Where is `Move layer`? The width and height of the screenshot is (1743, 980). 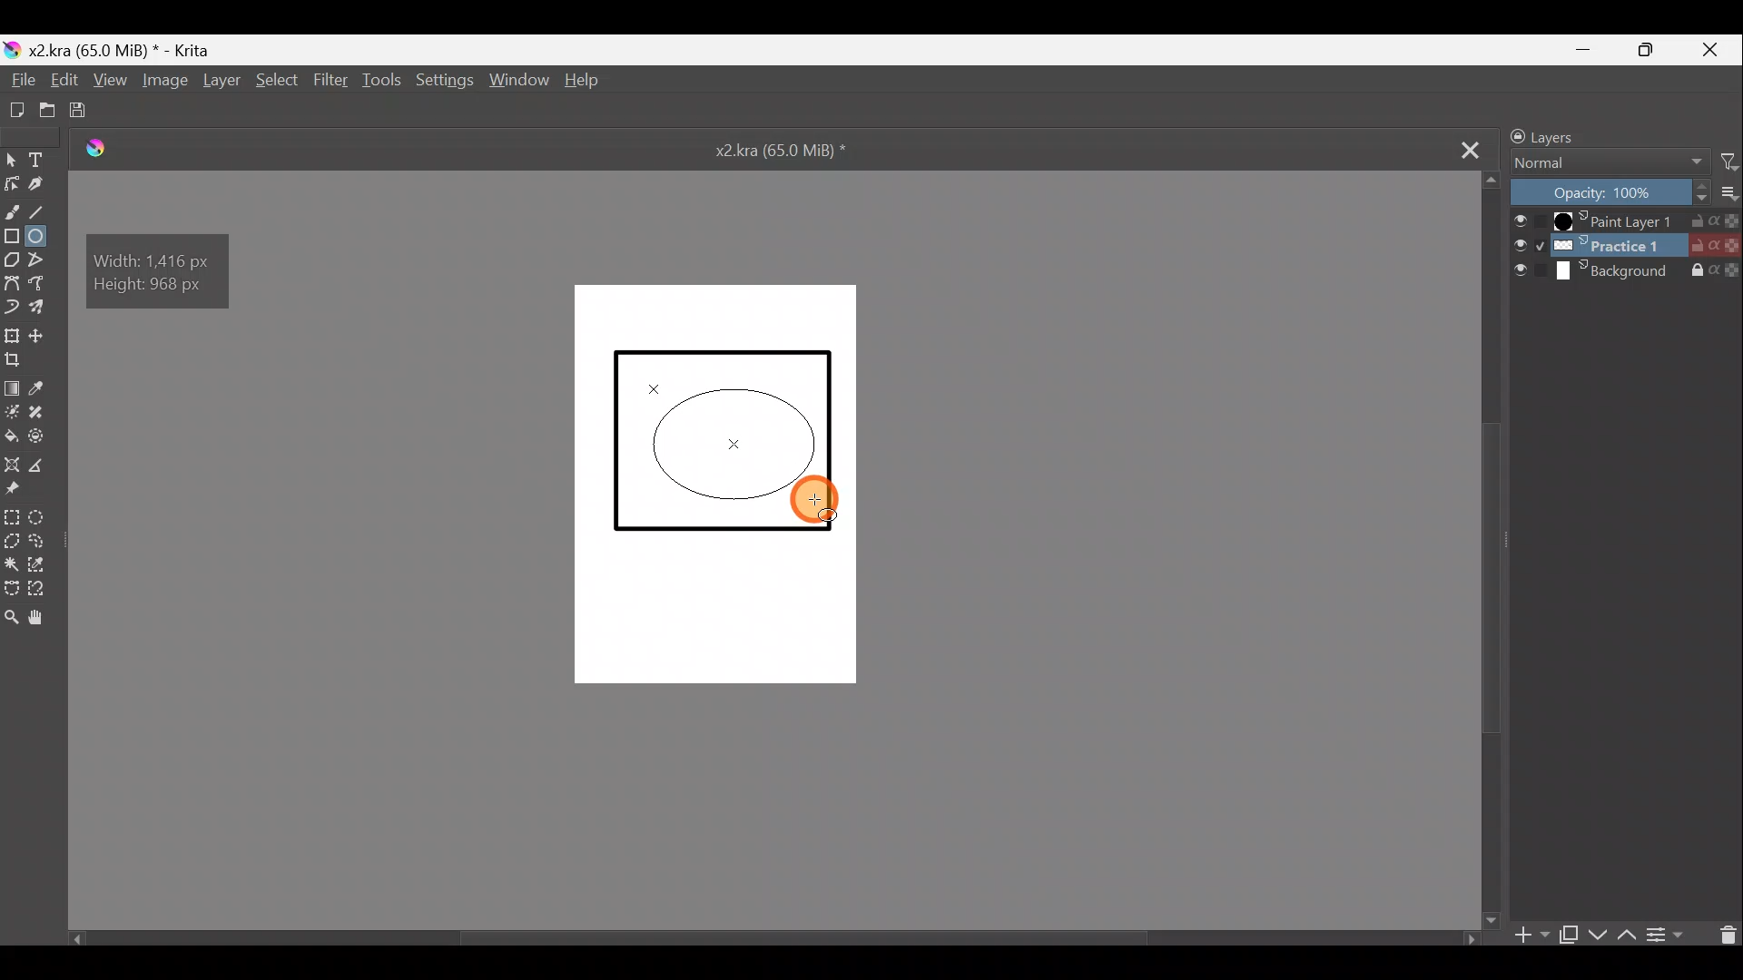 Move layer is located at coordinates (45, 336).